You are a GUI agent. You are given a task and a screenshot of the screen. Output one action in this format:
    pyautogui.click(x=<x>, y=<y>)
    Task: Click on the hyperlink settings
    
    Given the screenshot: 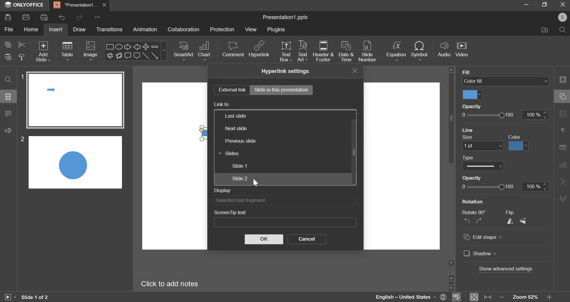 What is the action you would take?
    pyautogui.click(x=285, y=71)
    